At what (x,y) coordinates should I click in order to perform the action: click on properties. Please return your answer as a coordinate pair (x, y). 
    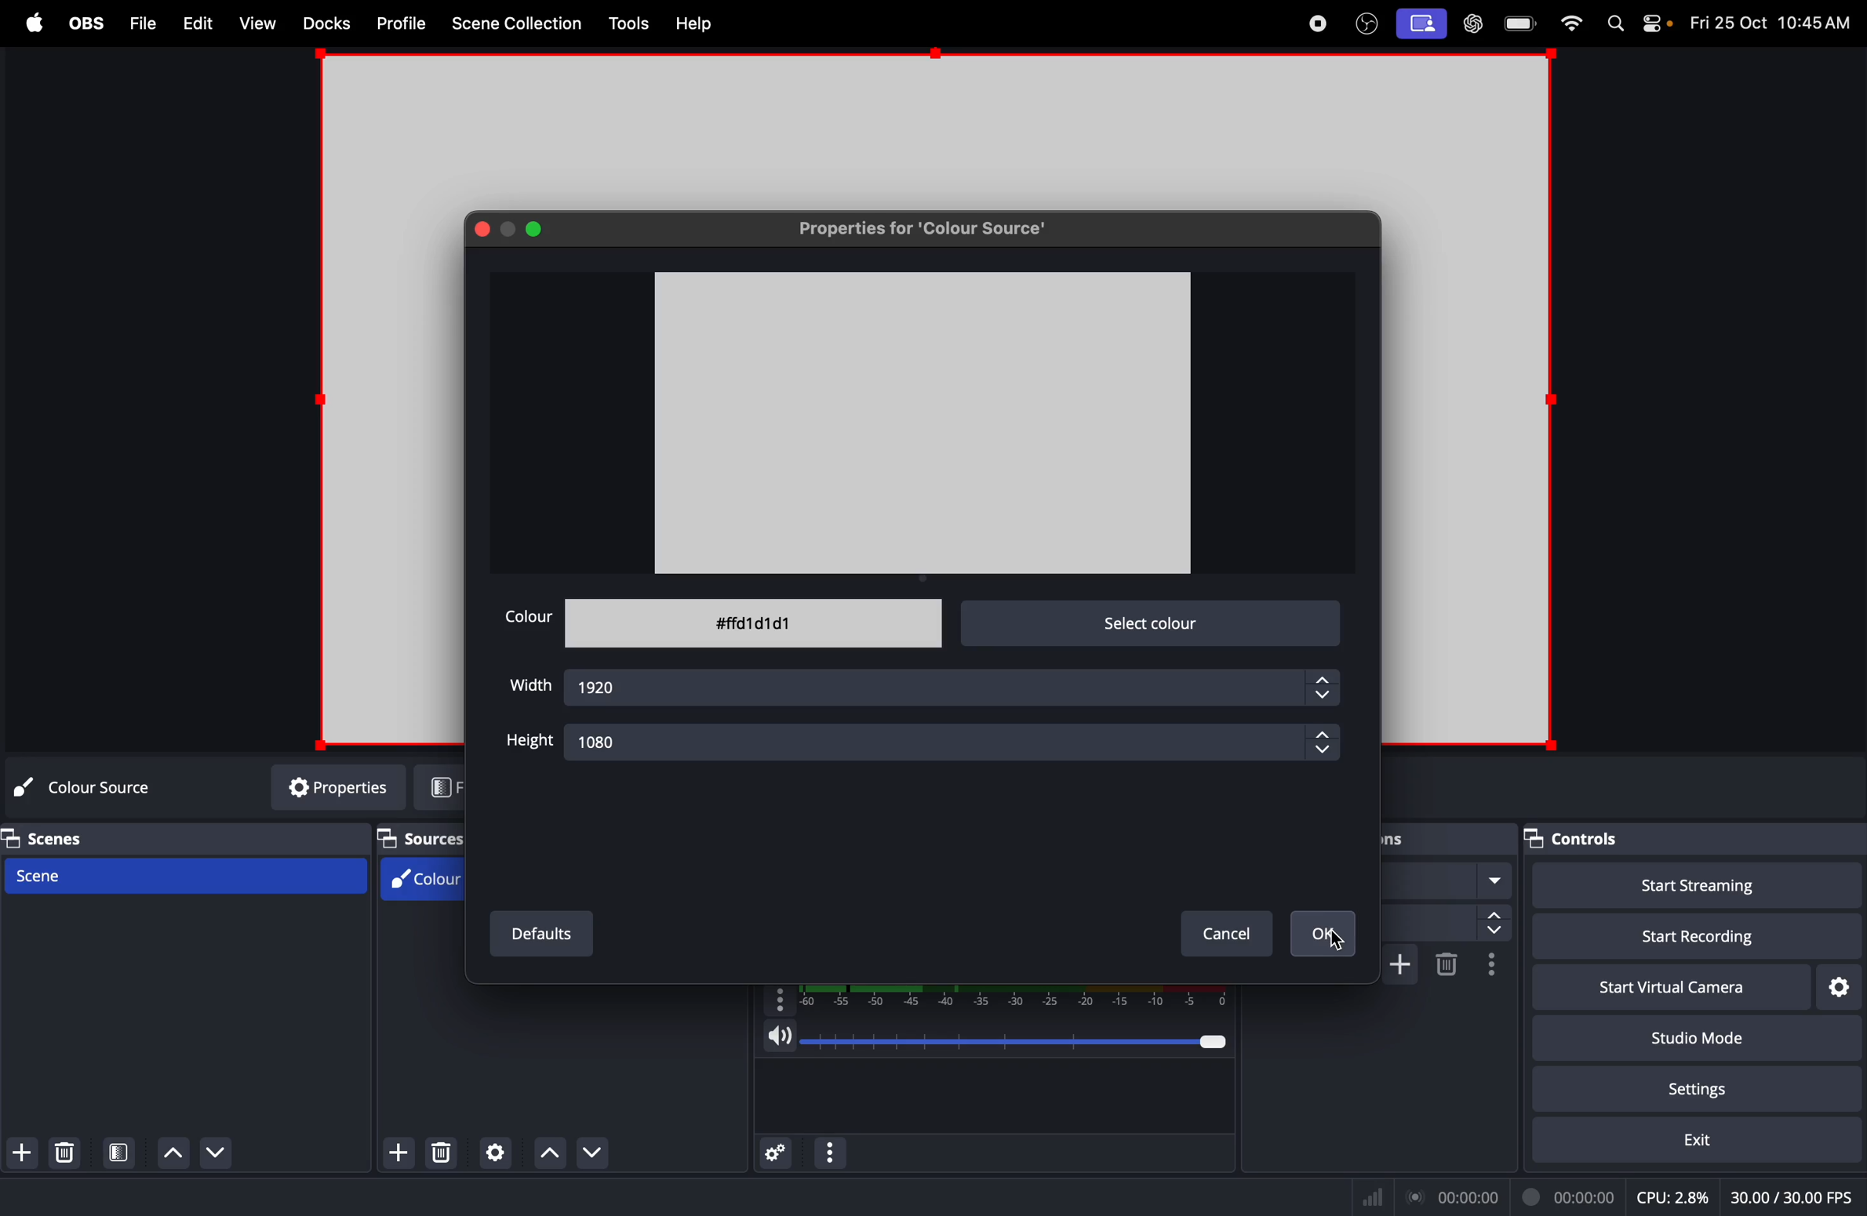
    Looking at the image, I should click on (328, 788).